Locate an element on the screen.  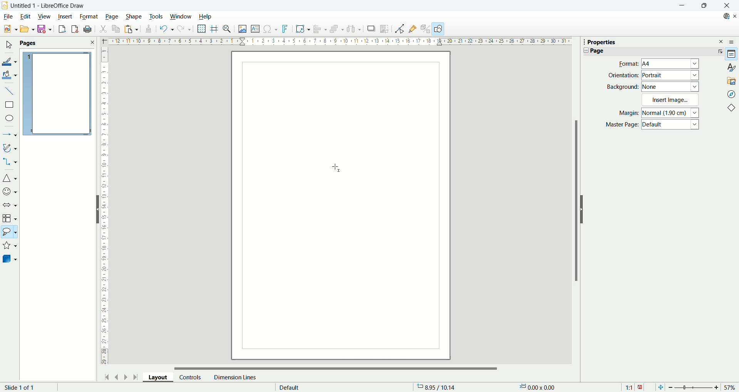
pages is located at coordinates (57, 43).